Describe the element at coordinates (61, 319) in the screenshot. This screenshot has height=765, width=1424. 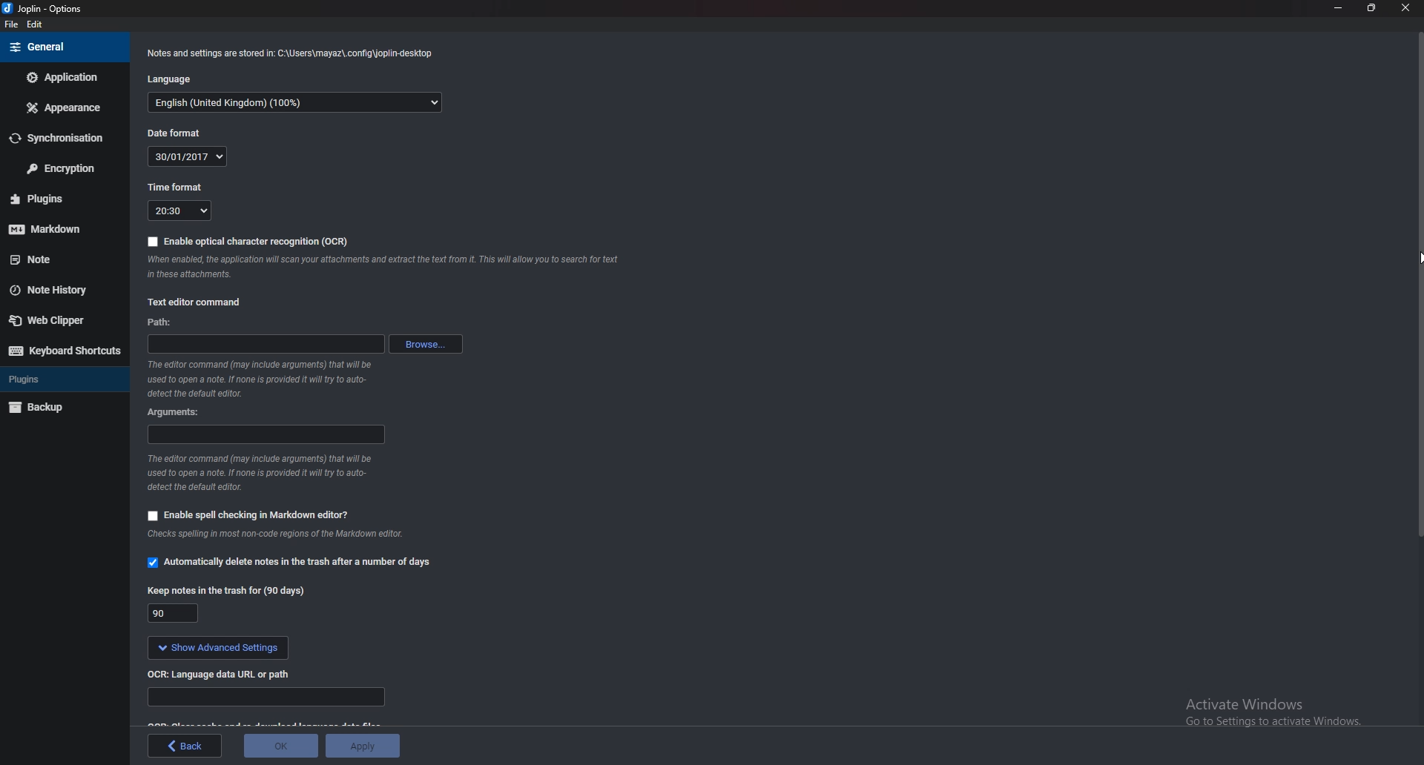
I see `Web clipper` at that location.